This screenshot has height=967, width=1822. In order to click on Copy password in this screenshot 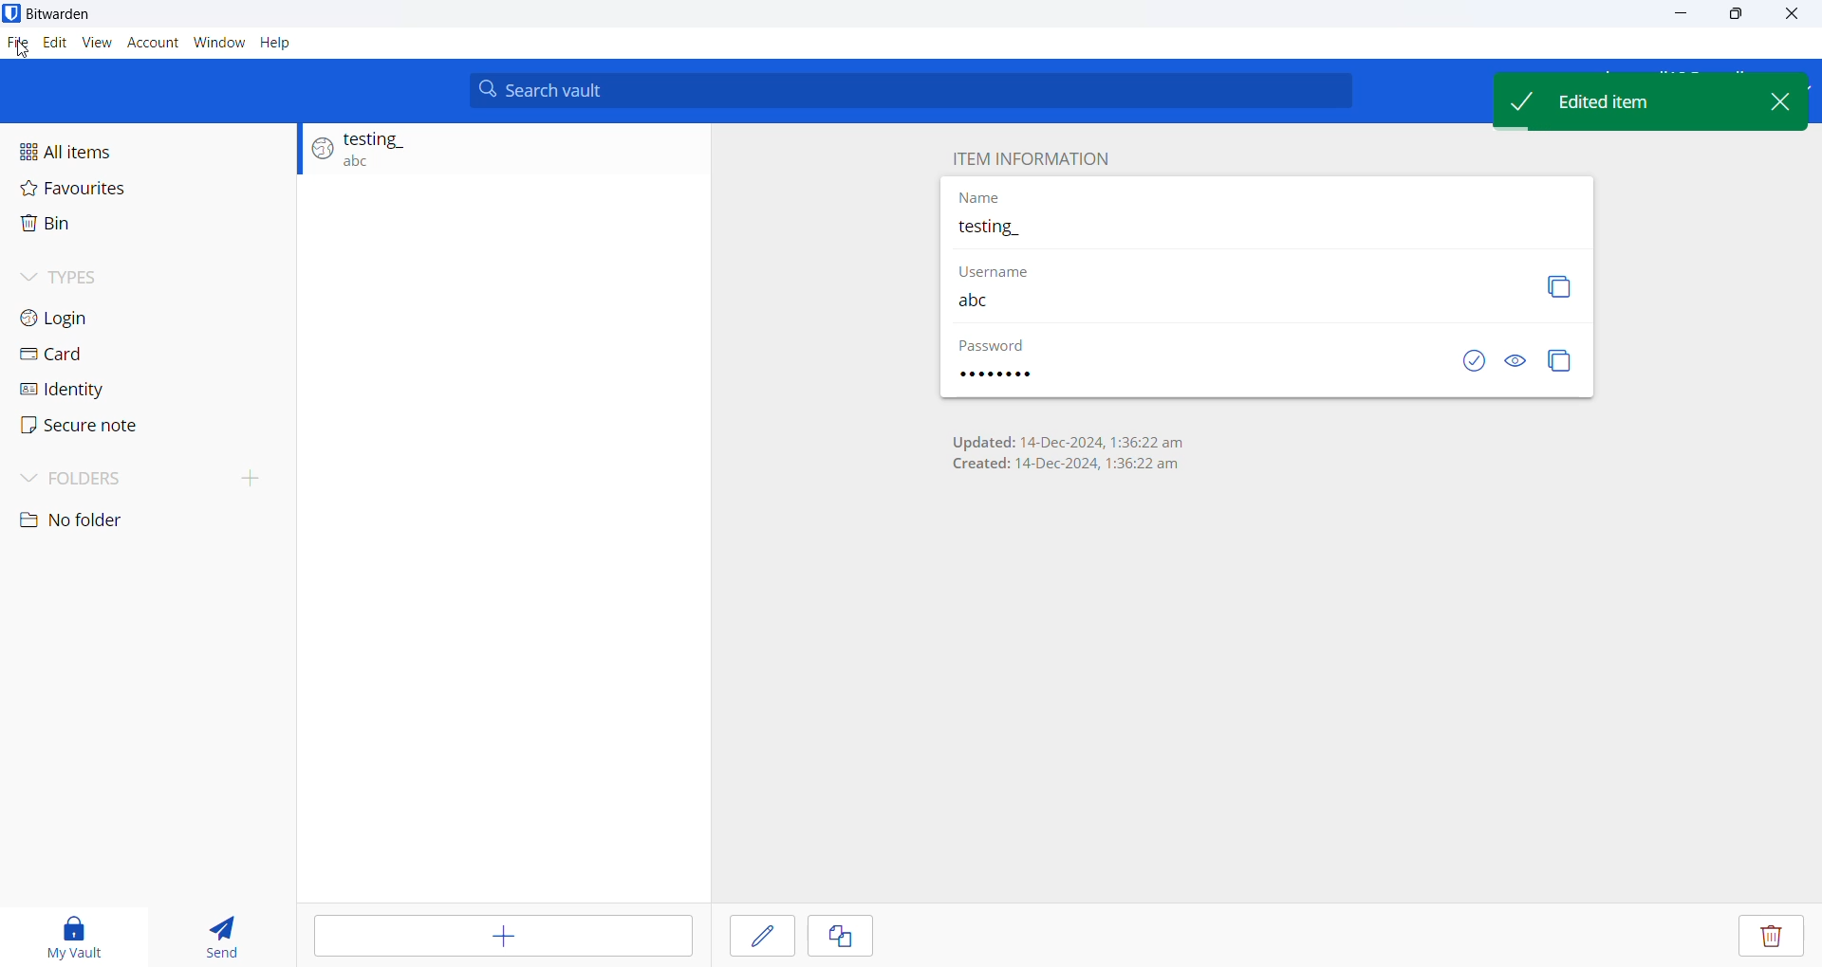, I will do `click(1562, 361)`.